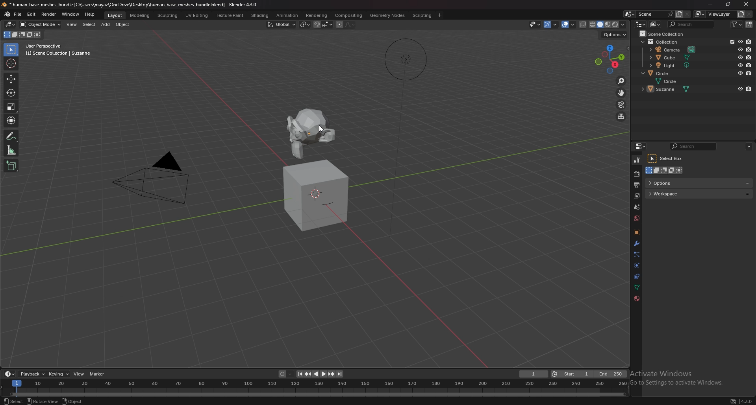 Image resolution: width=756 pixels, height=405 pixels. What do you see at coordinates (11, 92) in the screenshot?
I see `rotate` at bounding box center [11, 92].